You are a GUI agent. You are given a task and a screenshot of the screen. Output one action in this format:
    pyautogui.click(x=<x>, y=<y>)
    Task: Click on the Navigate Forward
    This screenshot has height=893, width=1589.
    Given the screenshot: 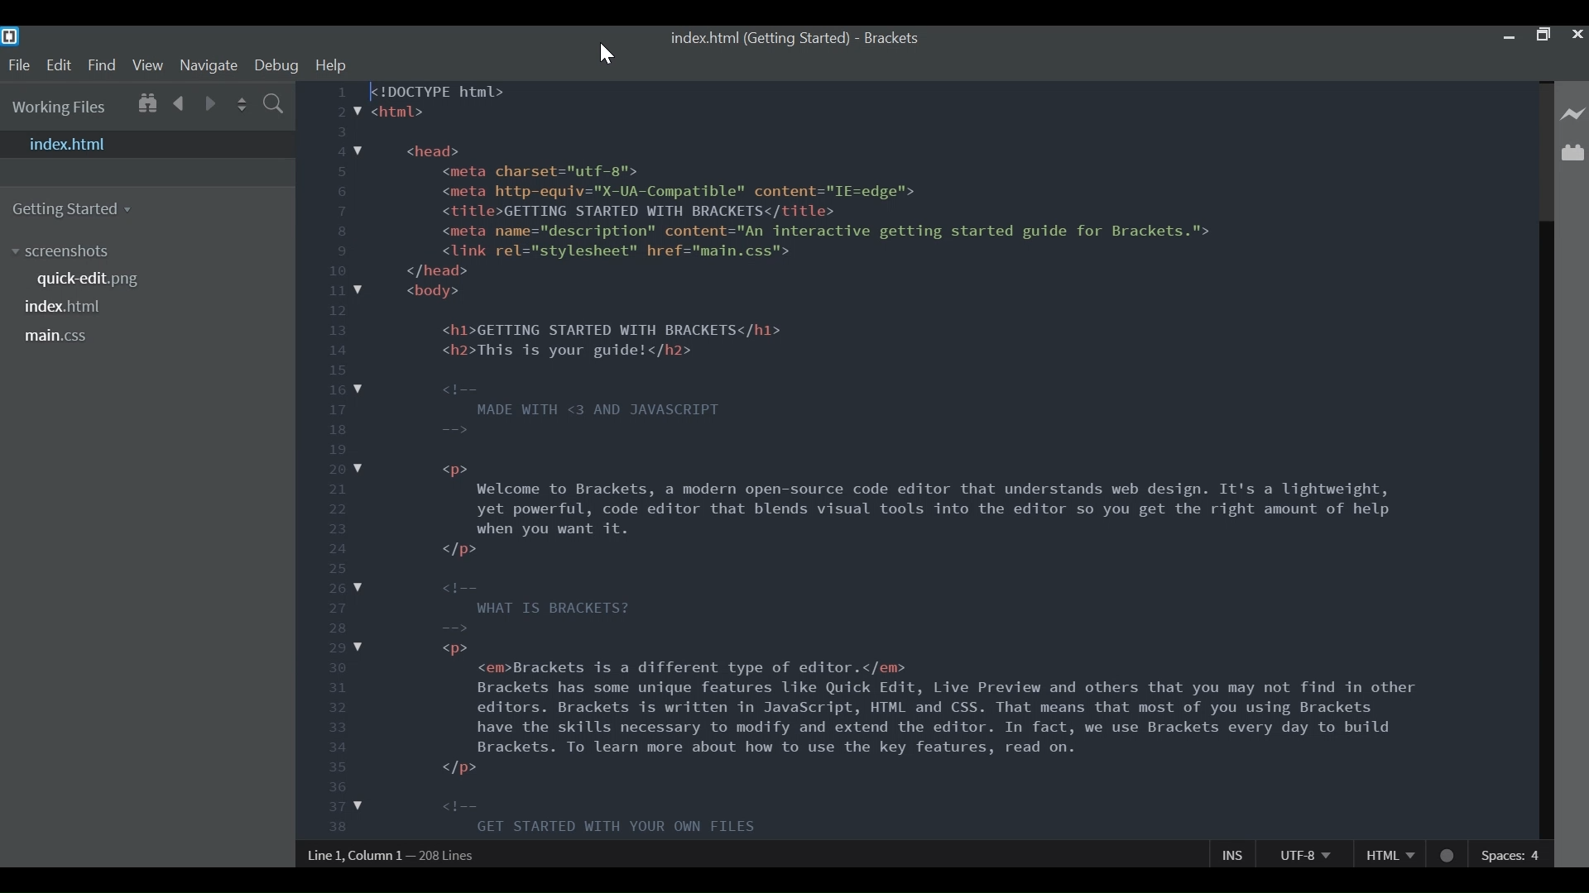 What is the action you would take?
    pyautogui.click(x=207, y=104)
    